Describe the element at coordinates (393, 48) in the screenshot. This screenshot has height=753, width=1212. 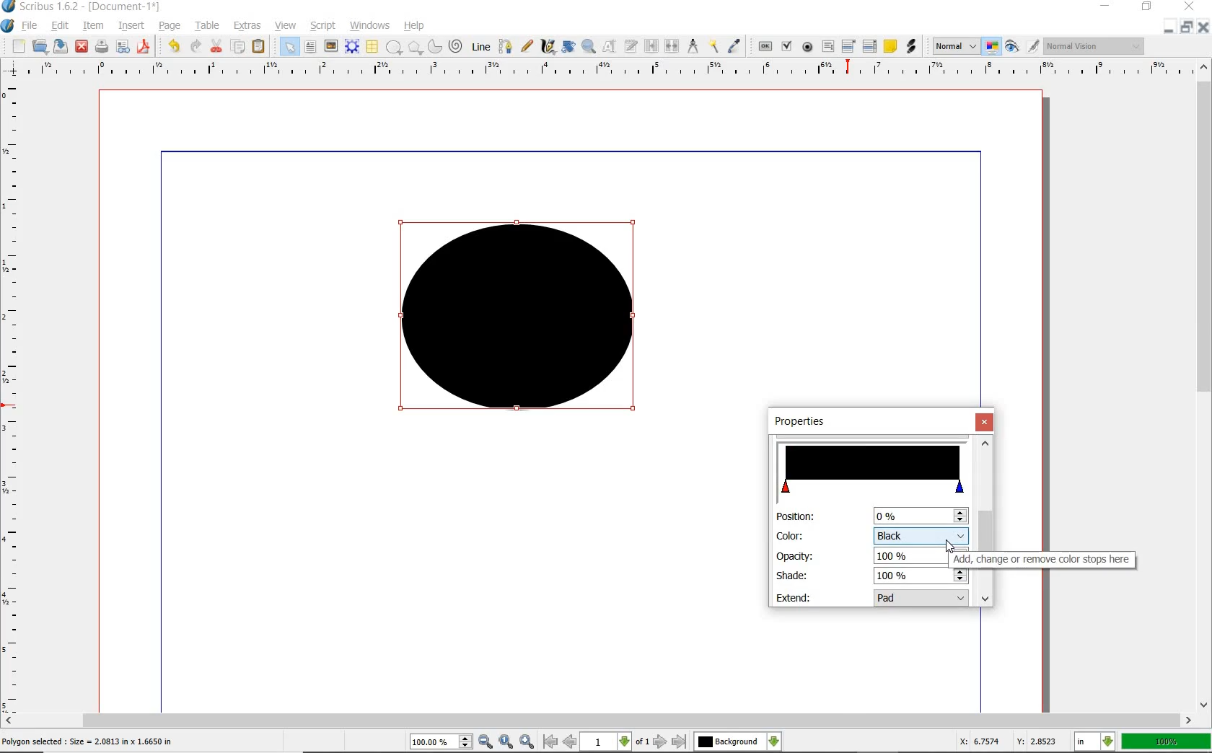
I see `SHAPE` at that location.